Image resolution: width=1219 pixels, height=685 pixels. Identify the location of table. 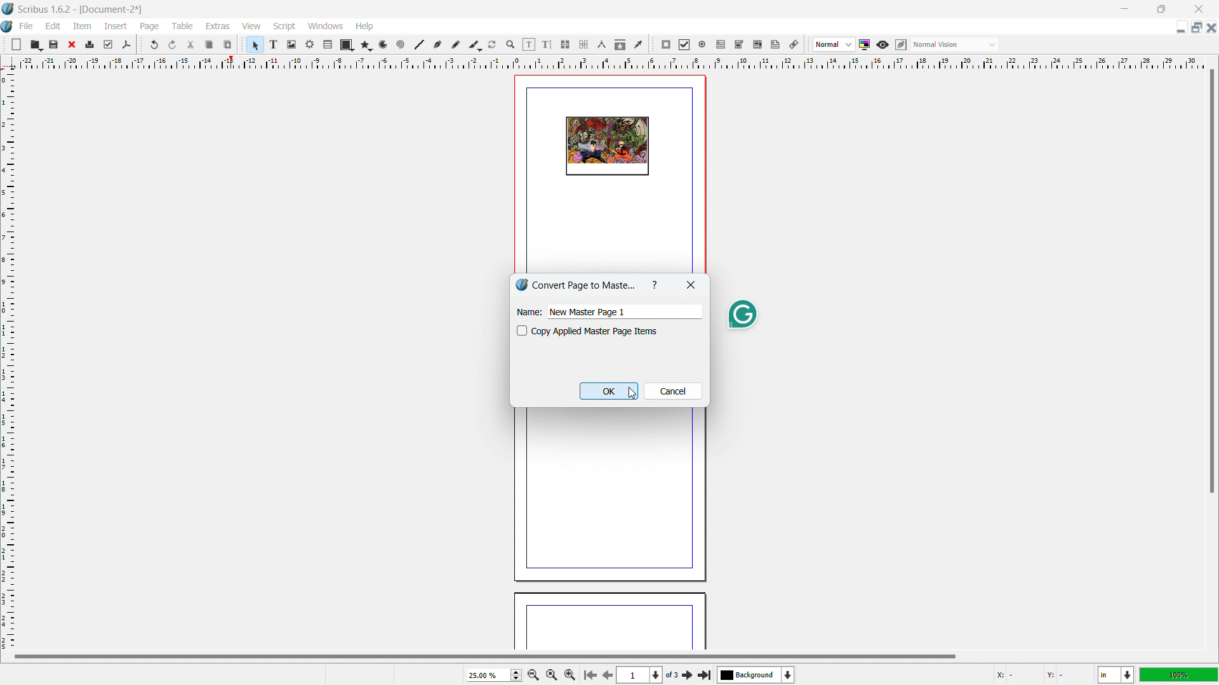
(183, 26).